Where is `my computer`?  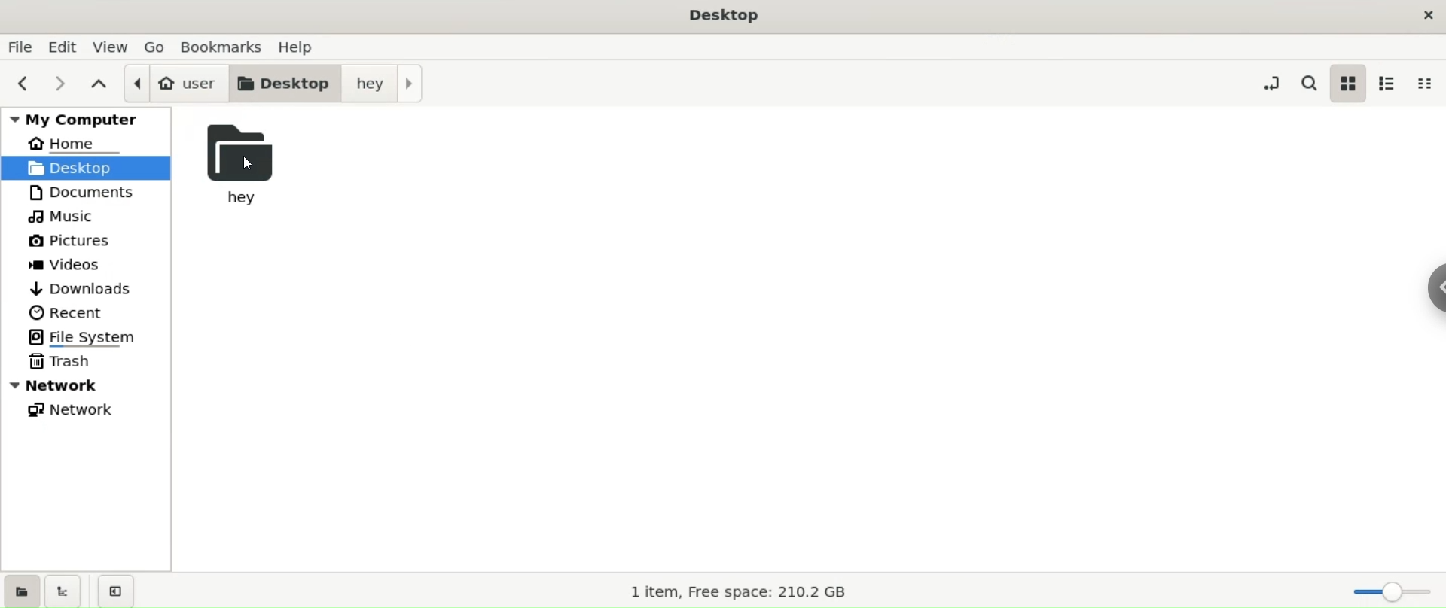 my computer is located at coordinates (85, 119).